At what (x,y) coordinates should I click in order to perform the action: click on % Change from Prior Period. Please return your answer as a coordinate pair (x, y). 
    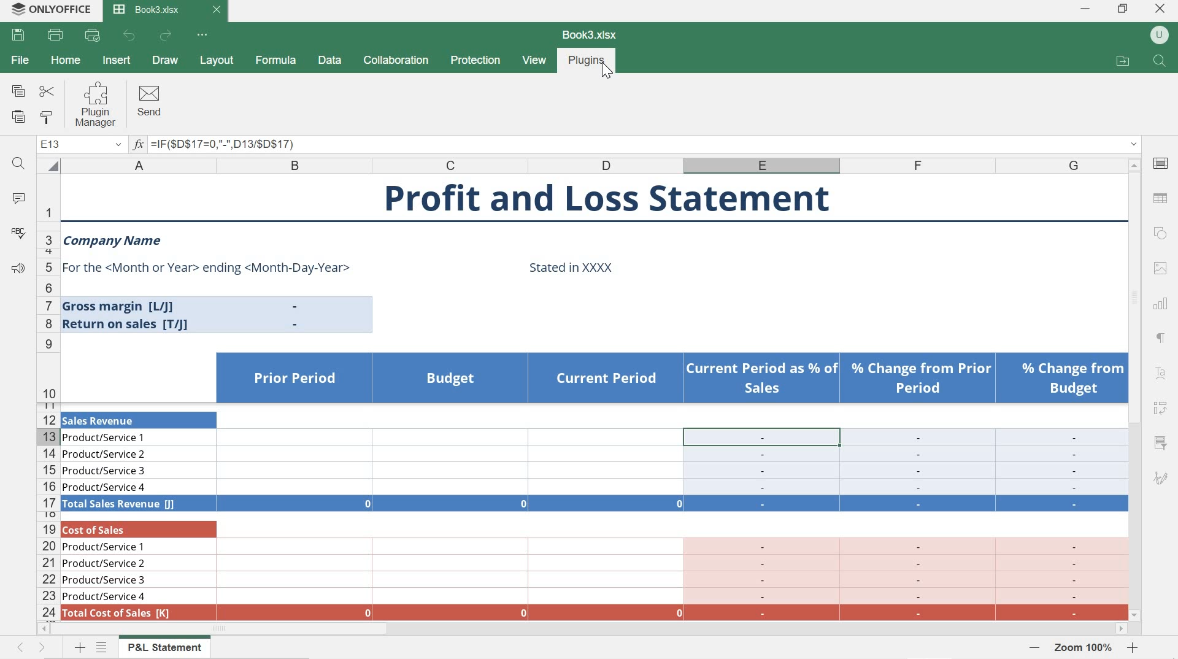
    Looking at the image, I should click on (922, 379).